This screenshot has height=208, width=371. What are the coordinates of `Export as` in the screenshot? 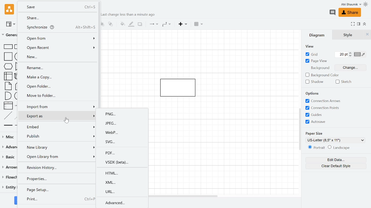 It's located at (57, 116).